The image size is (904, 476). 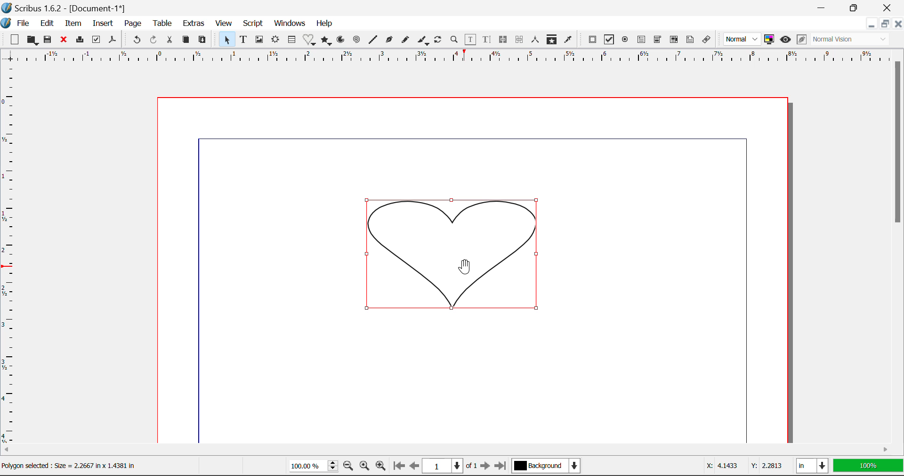 What do you see at coordinates (390, 41) in the screenshot?
I see `Bezier Curve` at bounding box center [390, 41].